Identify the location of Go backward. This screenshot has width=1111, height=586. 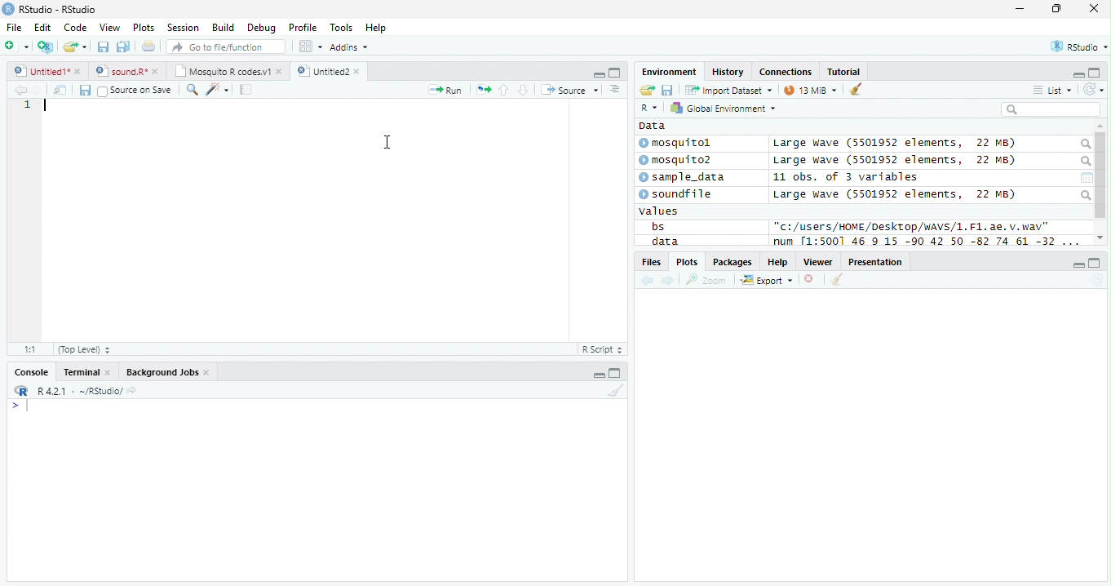
(19, 89).